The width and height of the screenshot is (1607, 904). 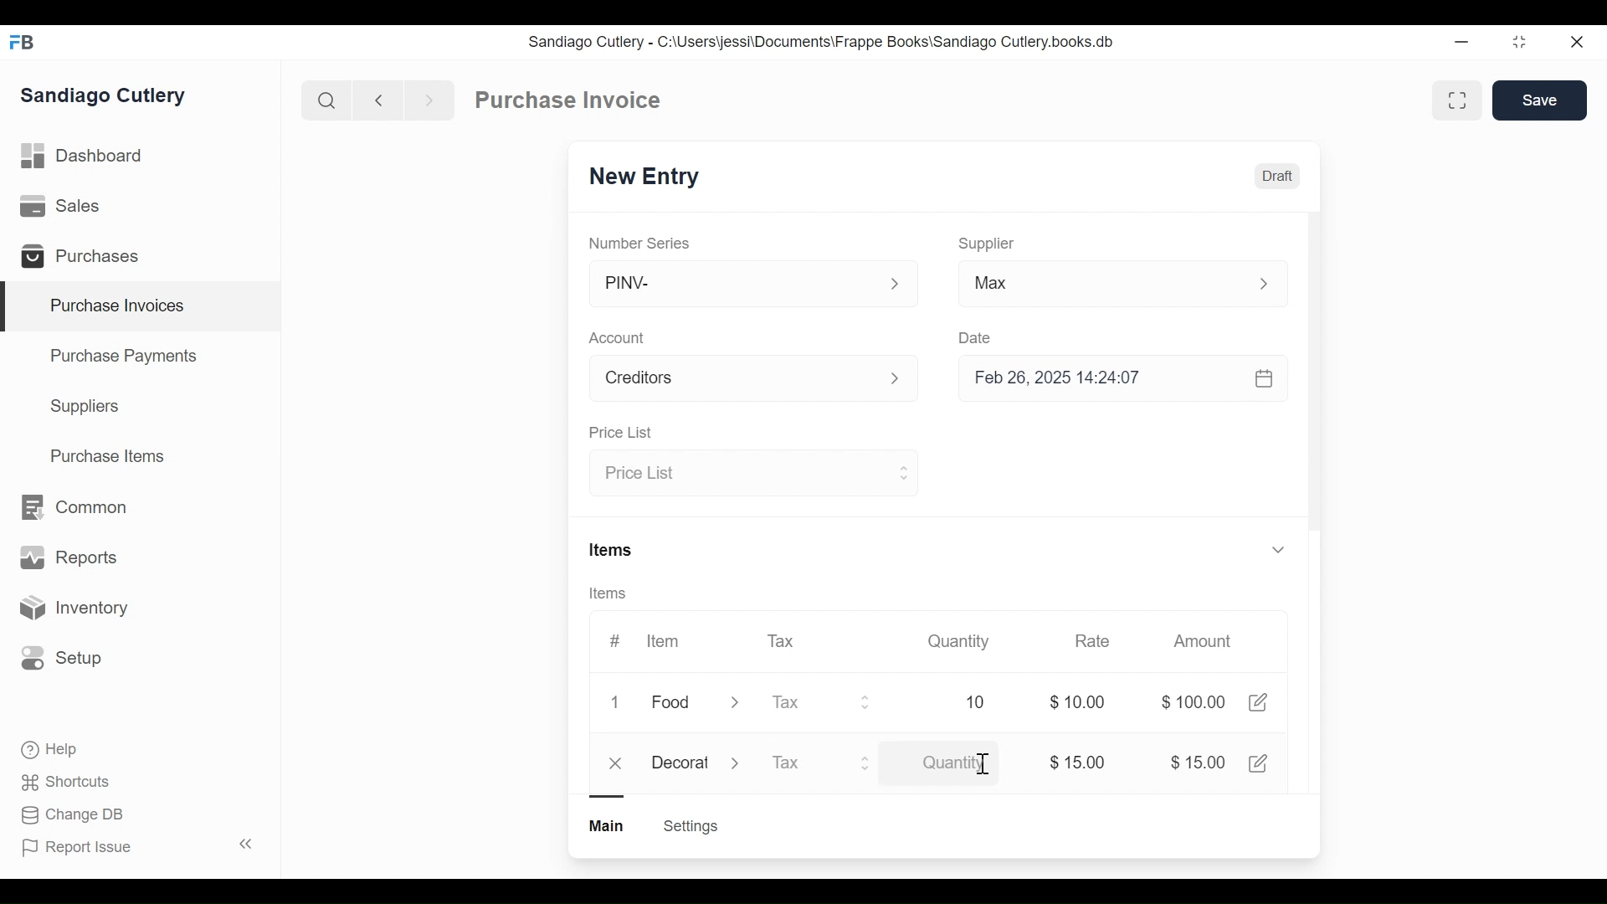 What do you see at coordinates (51, 750) in the screenshot?
I see `Help` at bounding box center [51, 750].